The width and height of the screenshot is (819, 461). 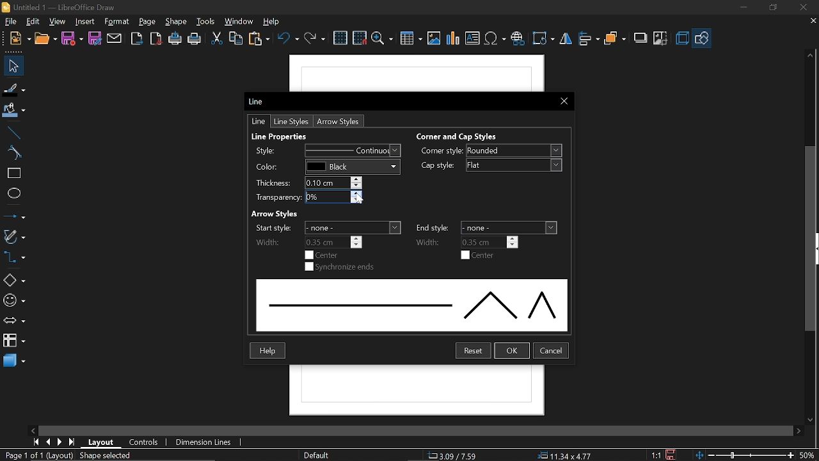 What do you see at coordinates (259, 121) in the screenshot?
I see `Line` at bounding box center [259, 121].